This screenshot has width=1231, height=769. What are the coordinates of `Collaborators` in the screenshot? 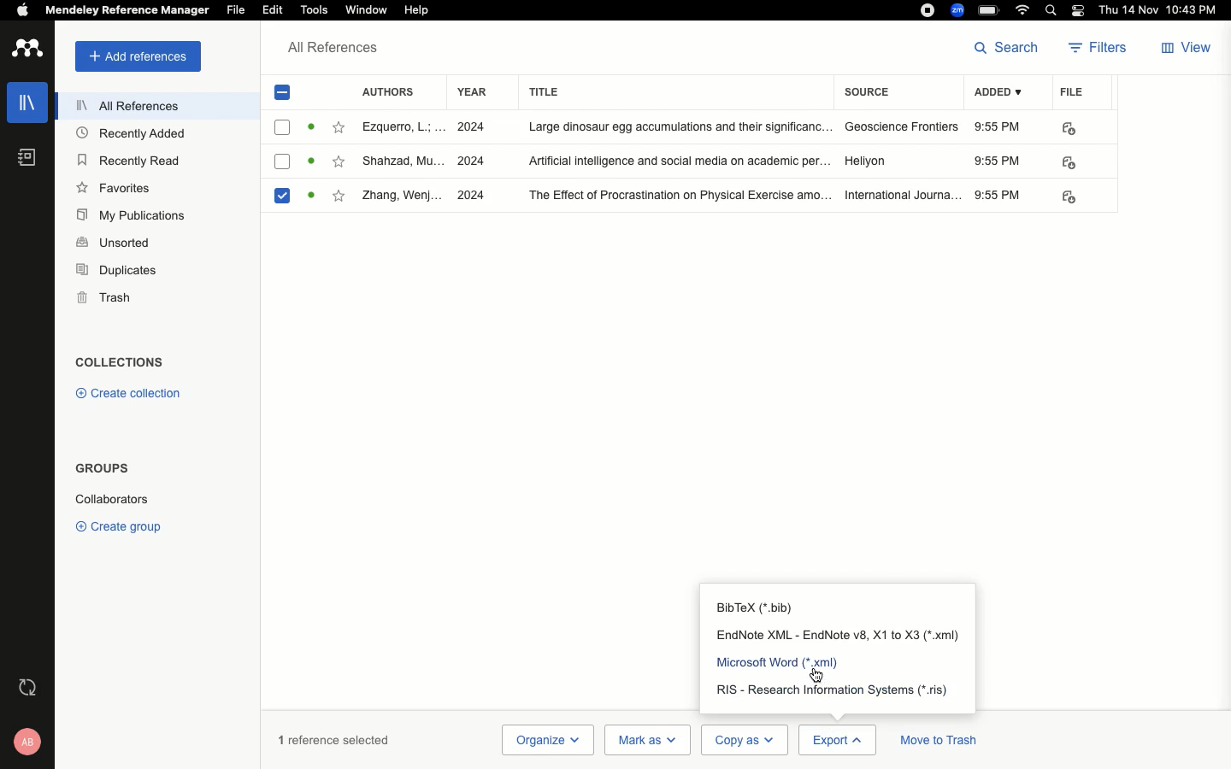 It's located at (111, 499).